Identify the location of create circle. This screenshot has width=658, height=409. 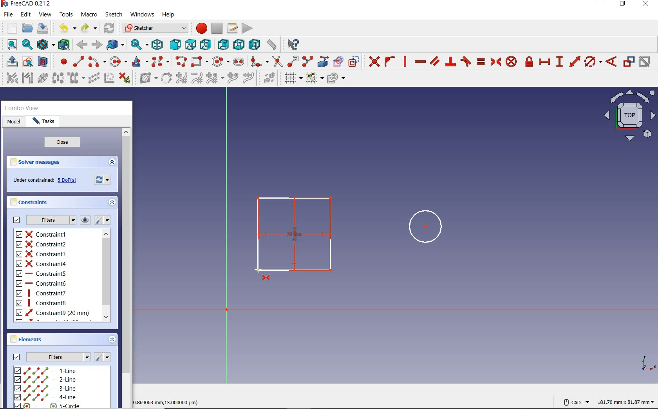
(119, 61).